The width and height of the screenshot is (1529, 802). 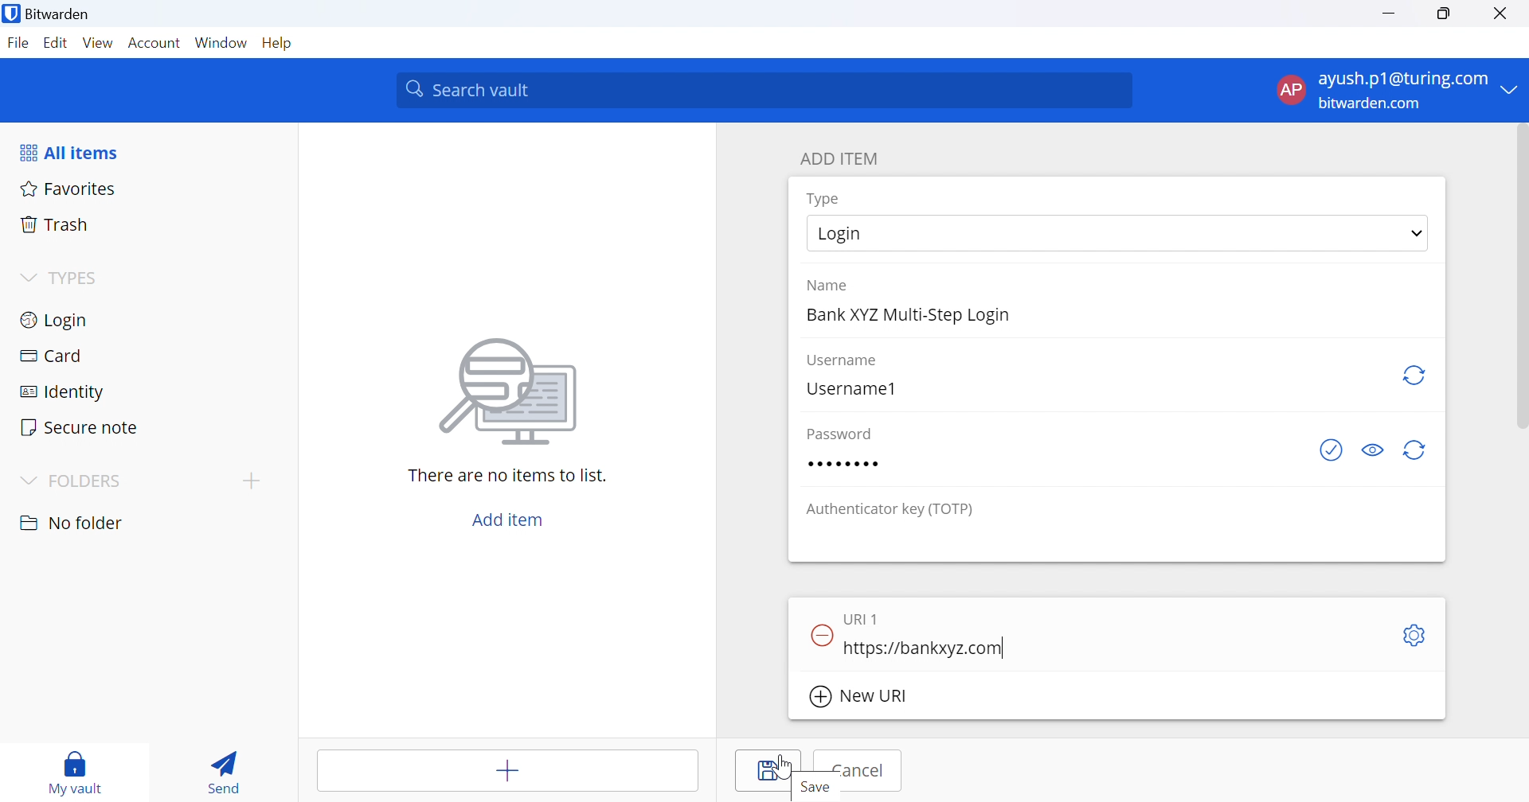 What do you see at coordinates (510, 392) in the screenshot?
I see `Image` at bounding box center [510, 392].